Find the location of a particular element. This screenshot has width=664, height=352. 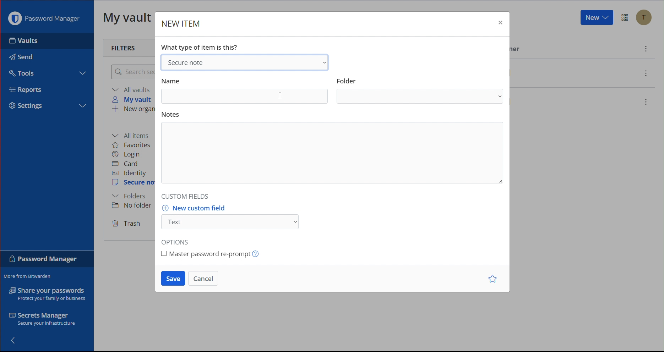

Search Bar is located at coordinates (133, 72).